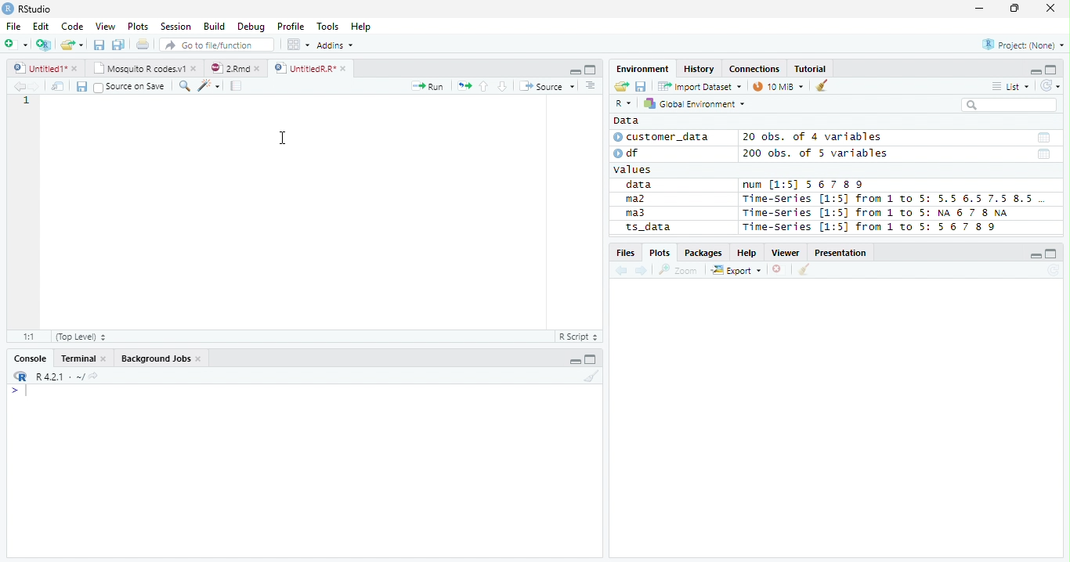  What do you see at coordinates (882, 214) in the screenshot?
I see `Time-series [1:5] from 1 to 5: NA 6 7 8 NA` at bounding box center [882, 214].